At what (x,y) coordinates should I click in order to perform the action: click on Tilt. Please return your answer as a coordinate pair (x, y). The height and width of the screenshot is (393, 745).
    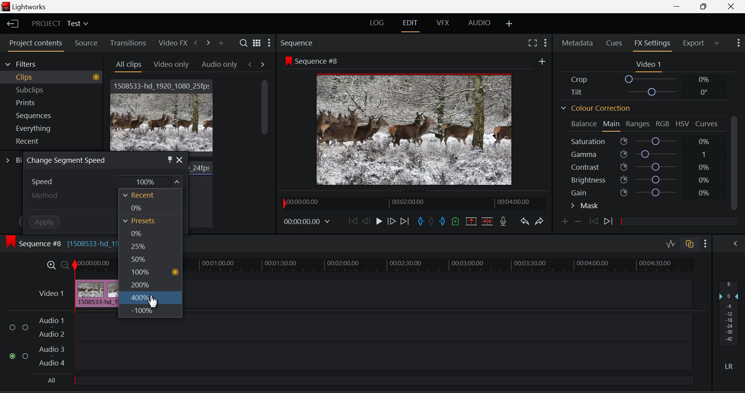
    Looking at the image, I should click on (640, 92).